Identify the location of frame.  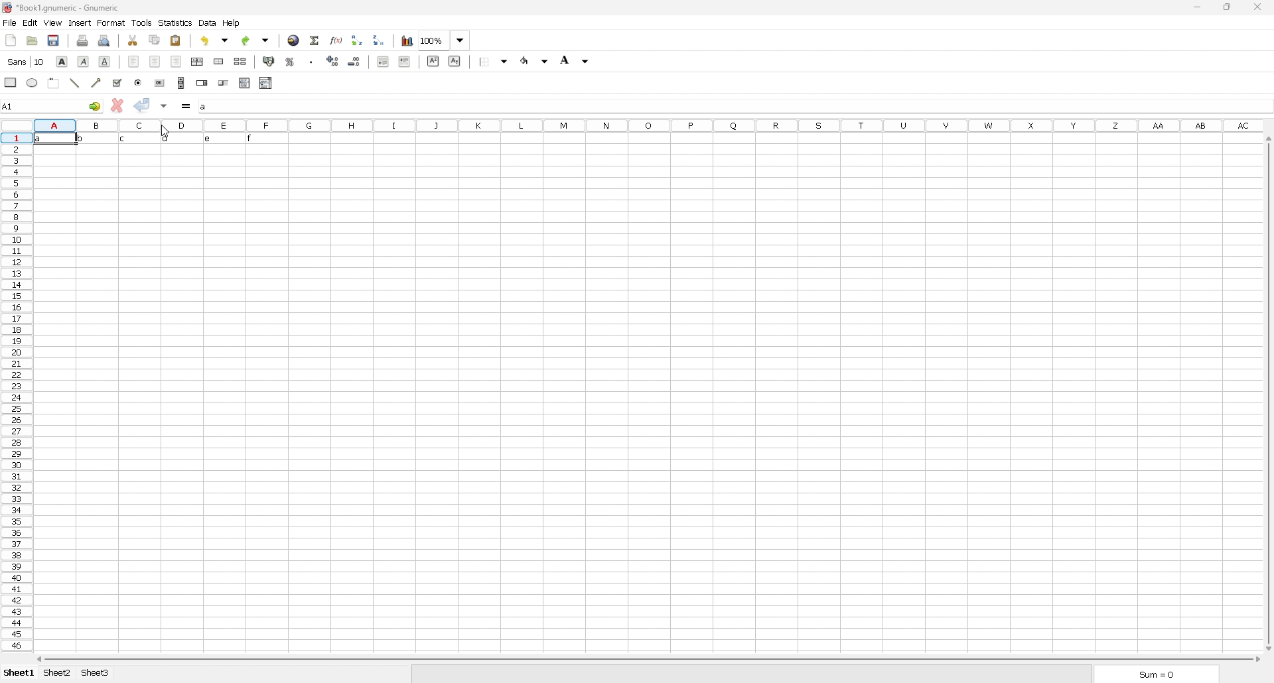
(54, 82).